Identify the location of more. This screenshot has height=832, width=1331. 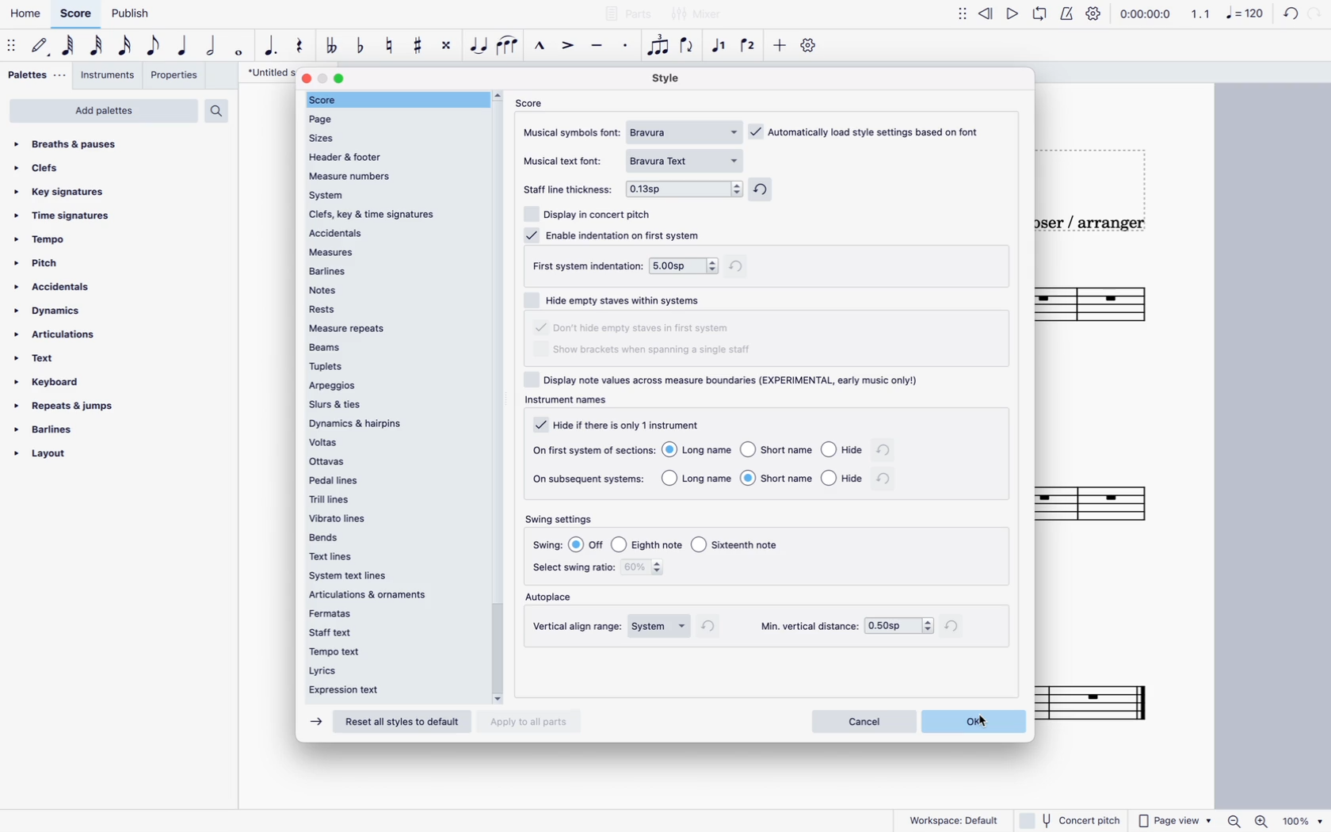
(781, 46).